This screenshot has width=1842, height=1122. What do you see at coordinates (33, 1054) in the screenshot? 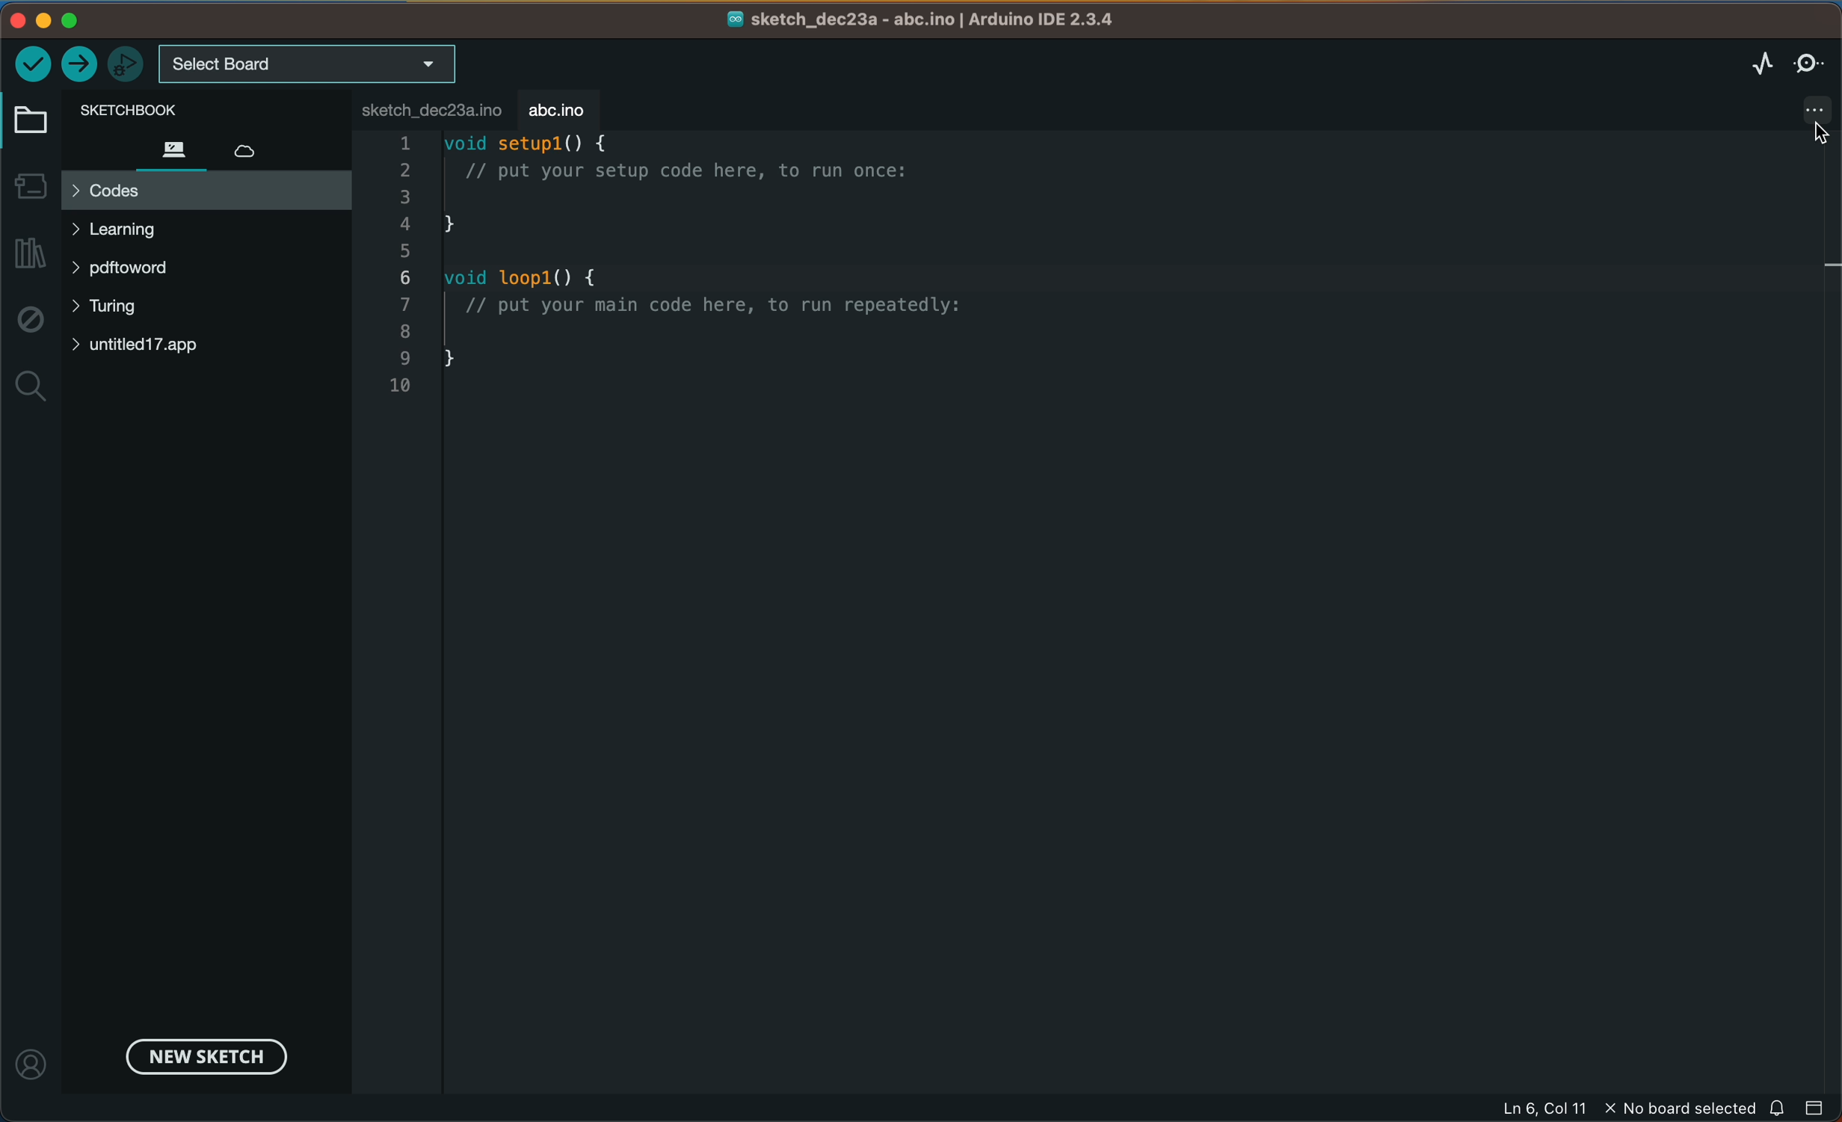
I see `profile` at bounding box center [33, 1054].